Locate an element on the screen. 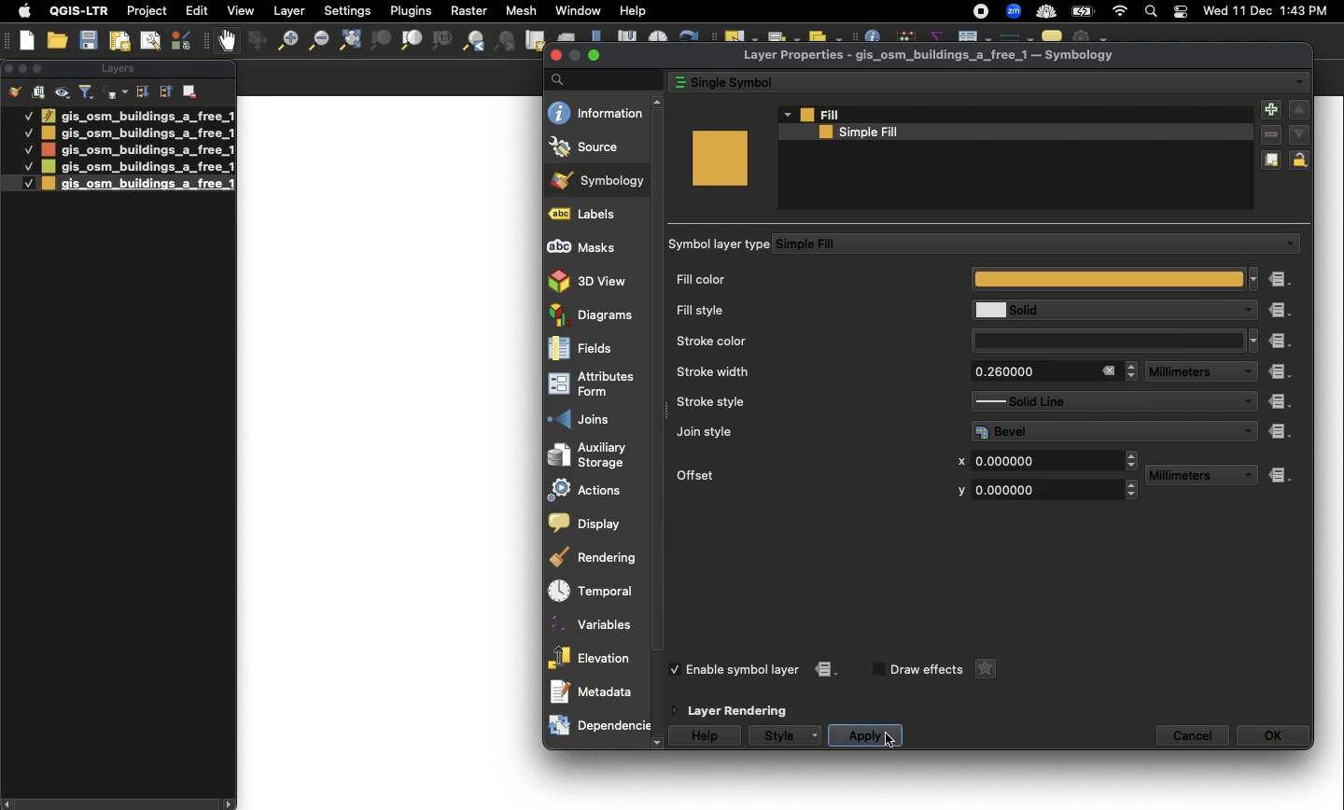 This screenshot has width=1344, height=810.  is located at coordinates (1280, 430).